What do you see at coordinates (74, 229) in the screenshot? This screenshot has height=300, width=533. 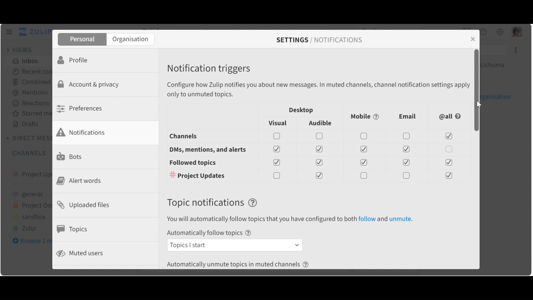 I see `Topics` at bounding box center [74, 229].